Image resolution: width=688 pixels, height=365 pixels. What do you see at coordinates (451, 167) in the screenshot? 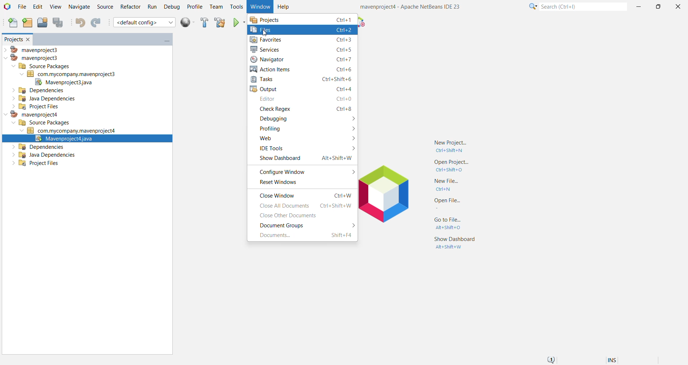
I see `Open Project` at bounding box center [451, 167].